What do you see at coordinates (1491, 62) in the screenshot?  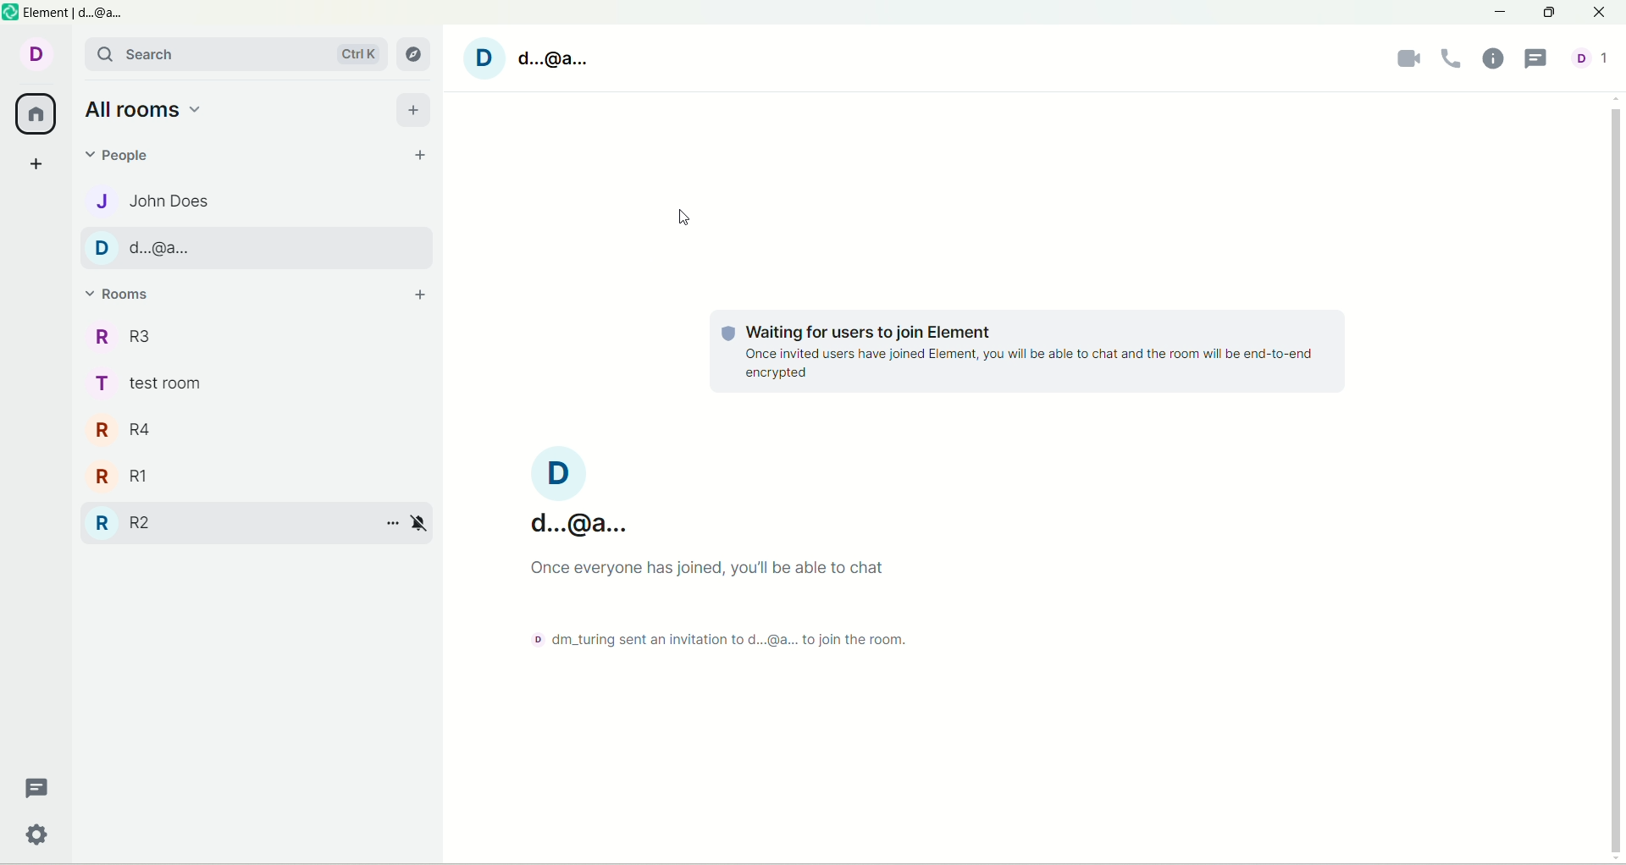 I see `room info` at bounding box center [1491, 62].